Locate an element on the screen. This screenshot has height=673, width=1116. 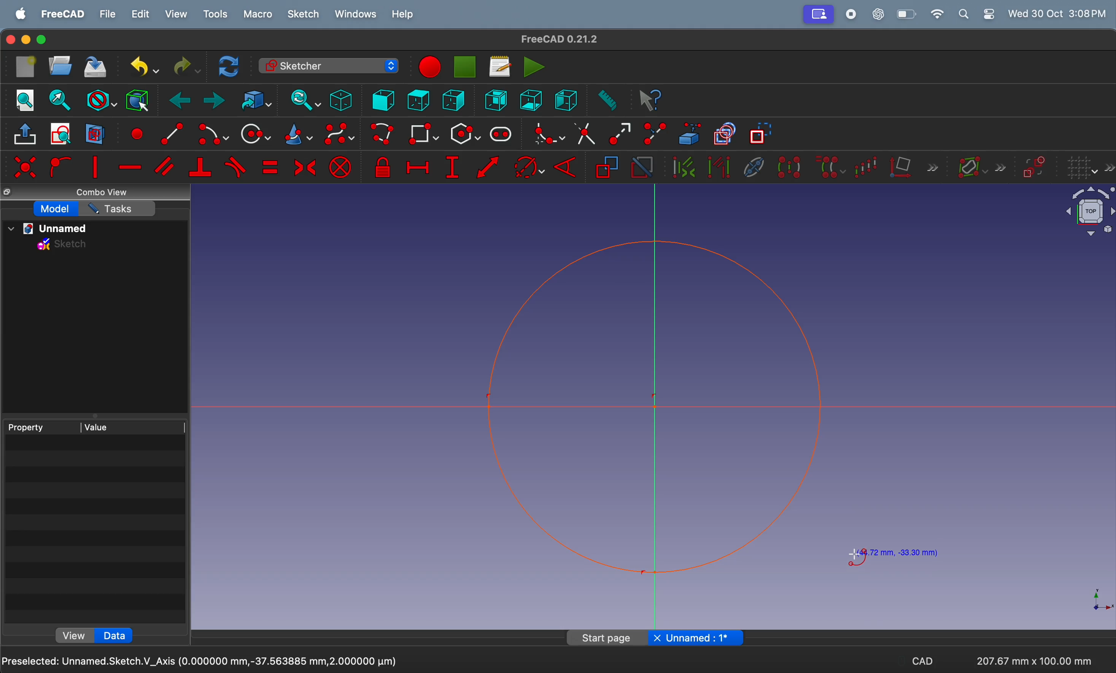
create arc is located at coordinates (212, 135).